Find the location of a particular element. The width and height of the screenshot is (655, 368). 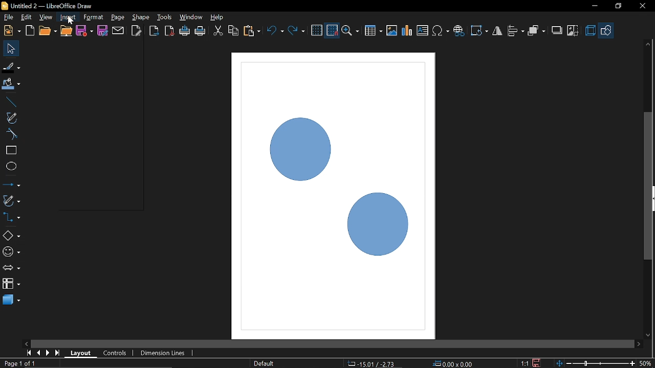

Tools is located at coordinates (165, 16).